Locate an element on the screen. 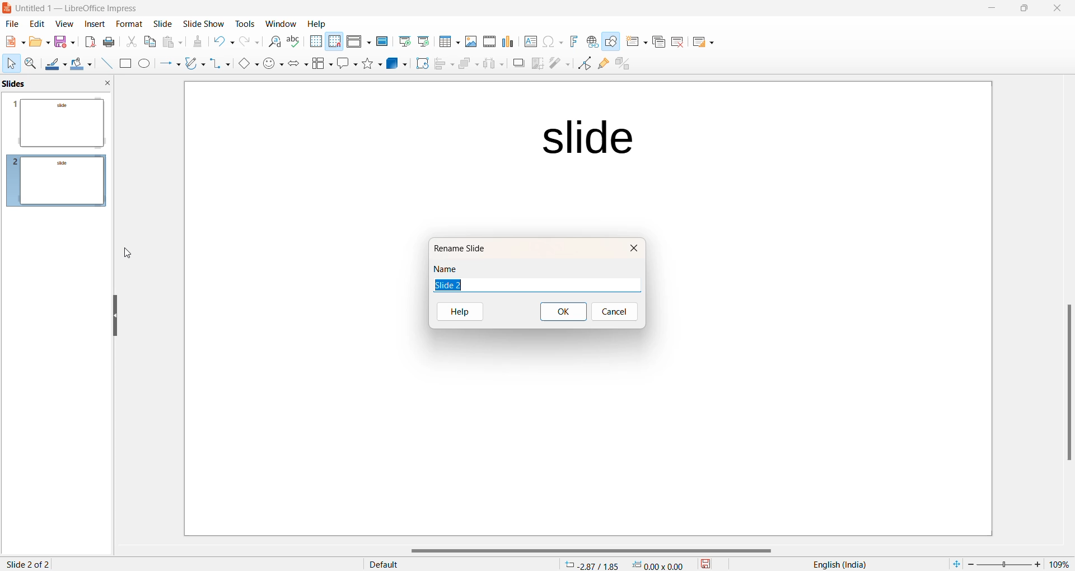  Redo is located at coordinates (250, 41).